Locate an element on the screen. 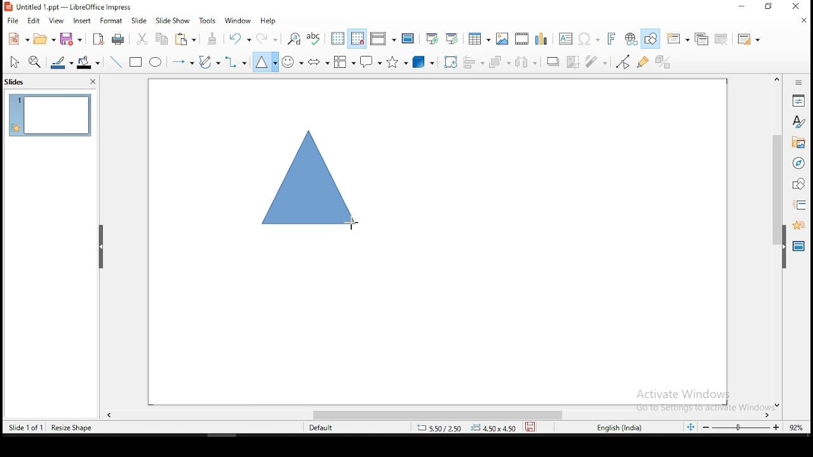 The image size is (813, 457). scroll bar is located at coordinates (439, 416).